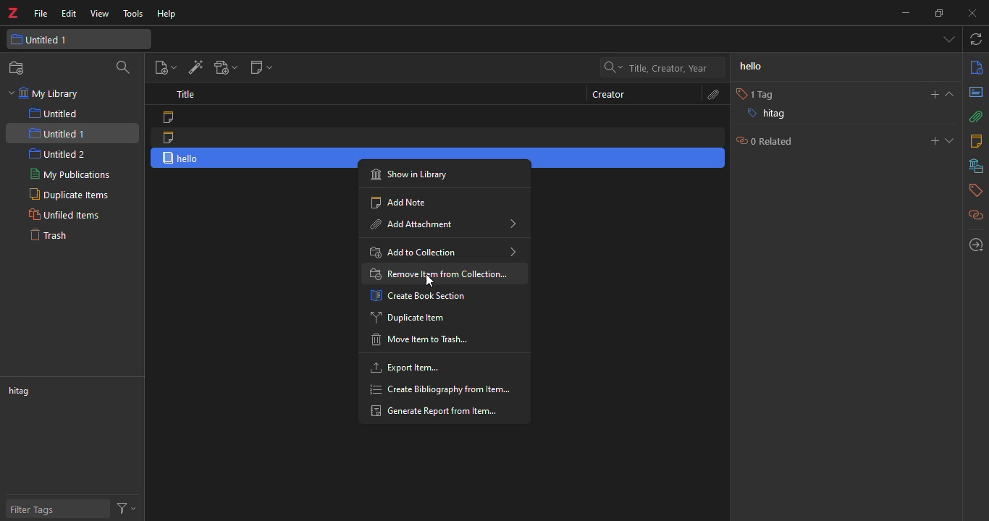 Image resolution: width=989 pixels, height=521 pixels. Describe the element at coordinates (977, 216) in the screenshot. I see `related` at that location.